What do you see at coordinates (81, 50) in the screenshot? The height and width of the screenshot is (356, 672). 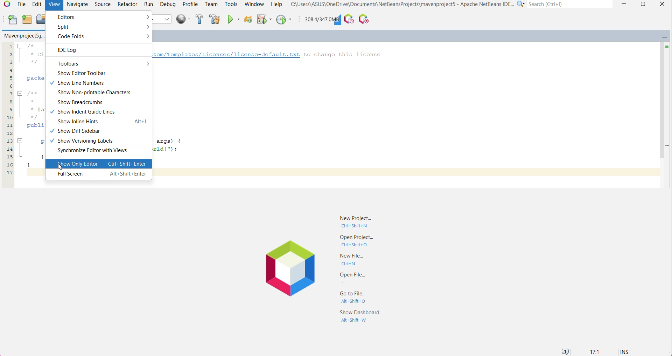 I see `IDE Log` at bounding box center [81, 50].